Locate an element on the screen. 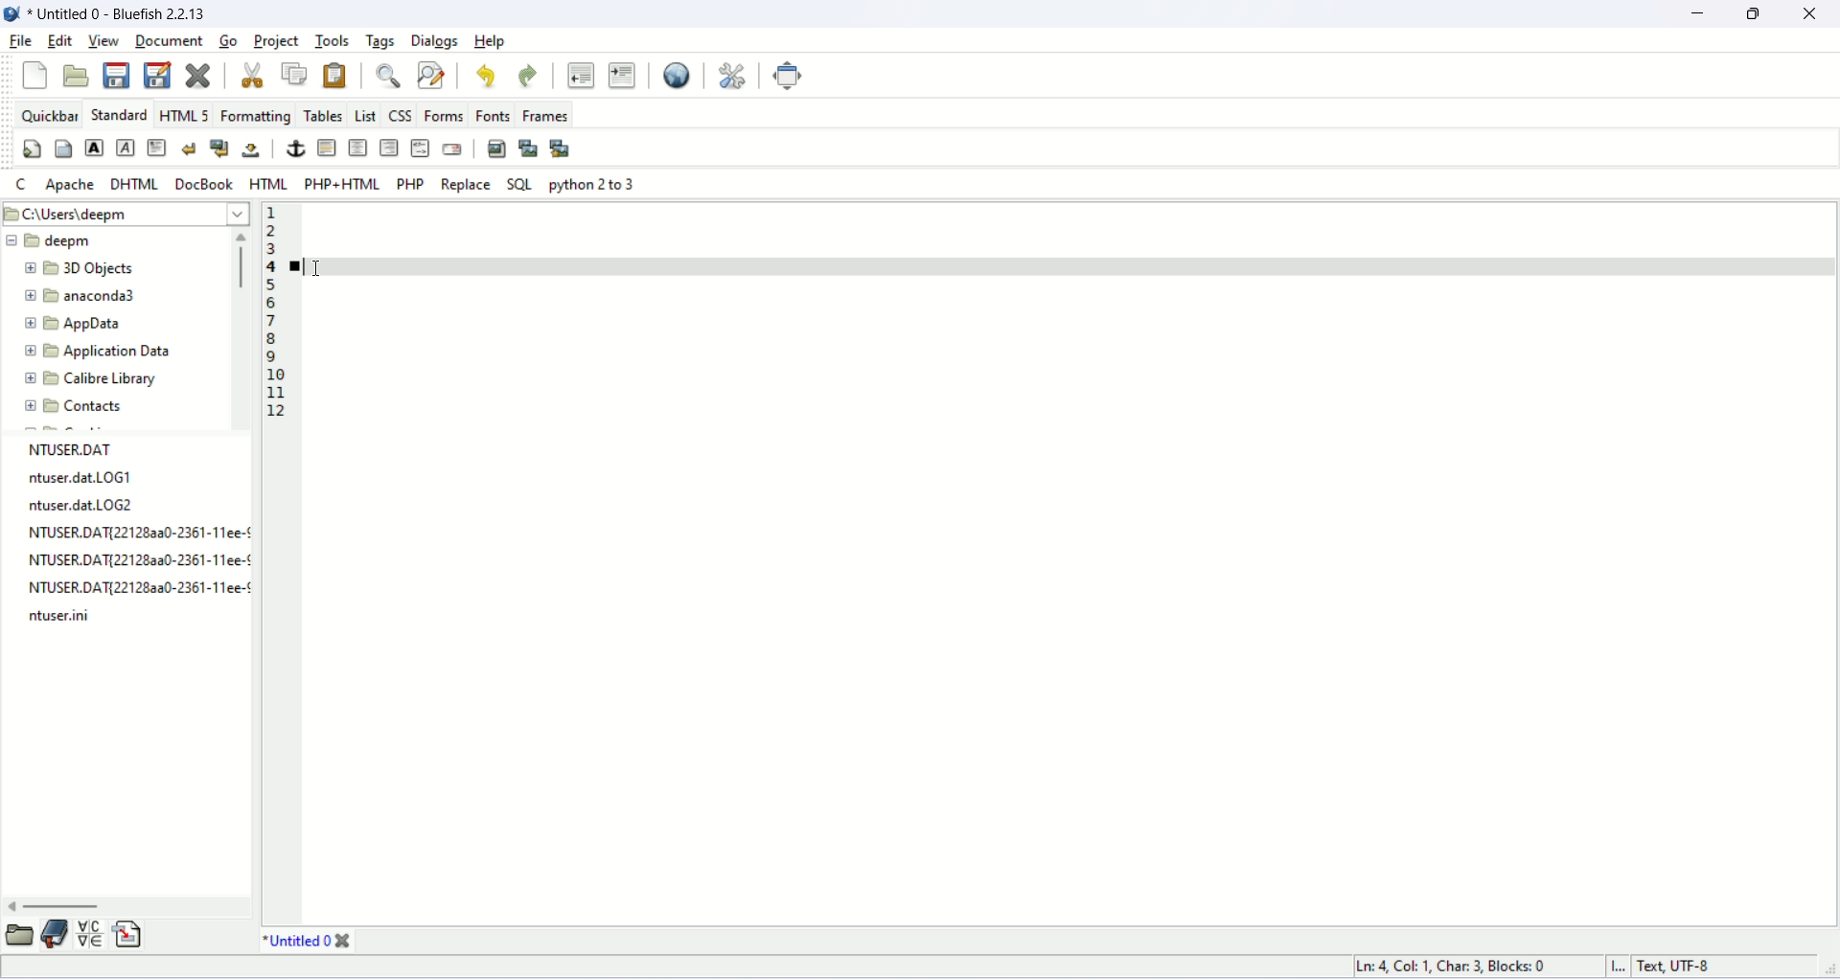  indent is located at coordinates (623, 75).